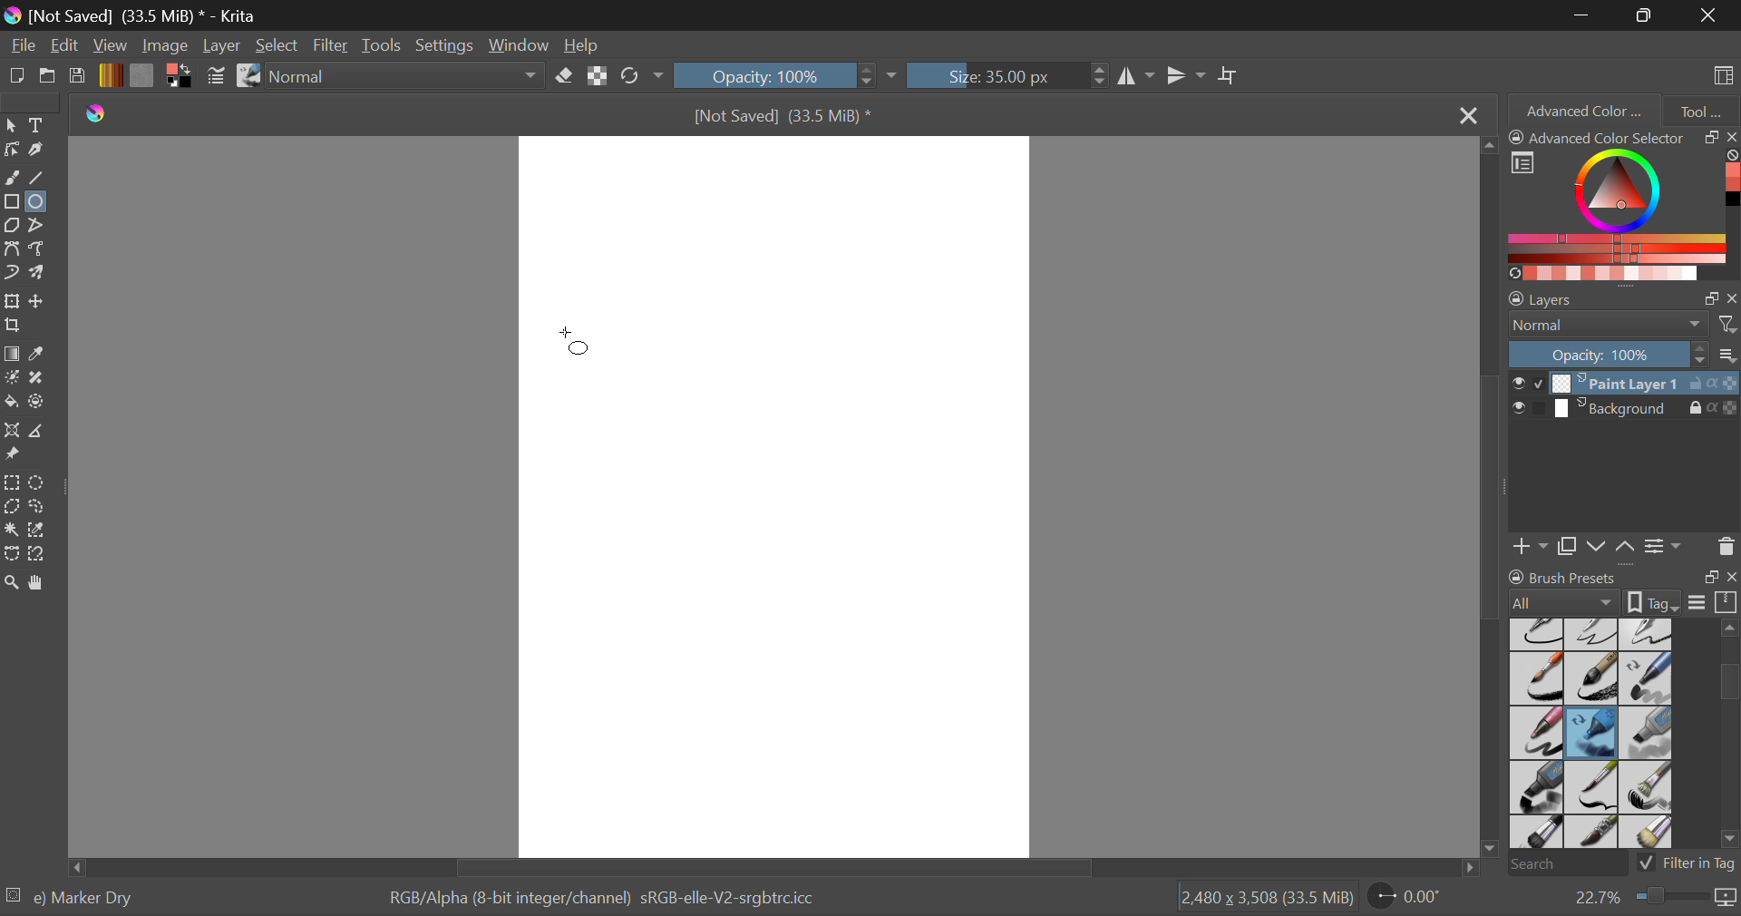 The image size is (1741, 916). I want to click on Copy, so click(1571, 543).